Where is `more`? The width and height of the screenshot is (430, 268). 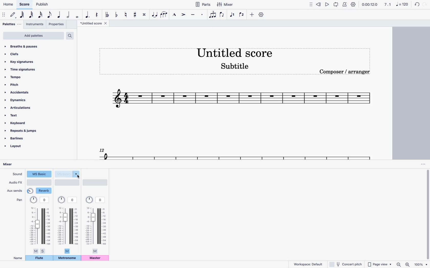
more is located at coordinates (252, 15).